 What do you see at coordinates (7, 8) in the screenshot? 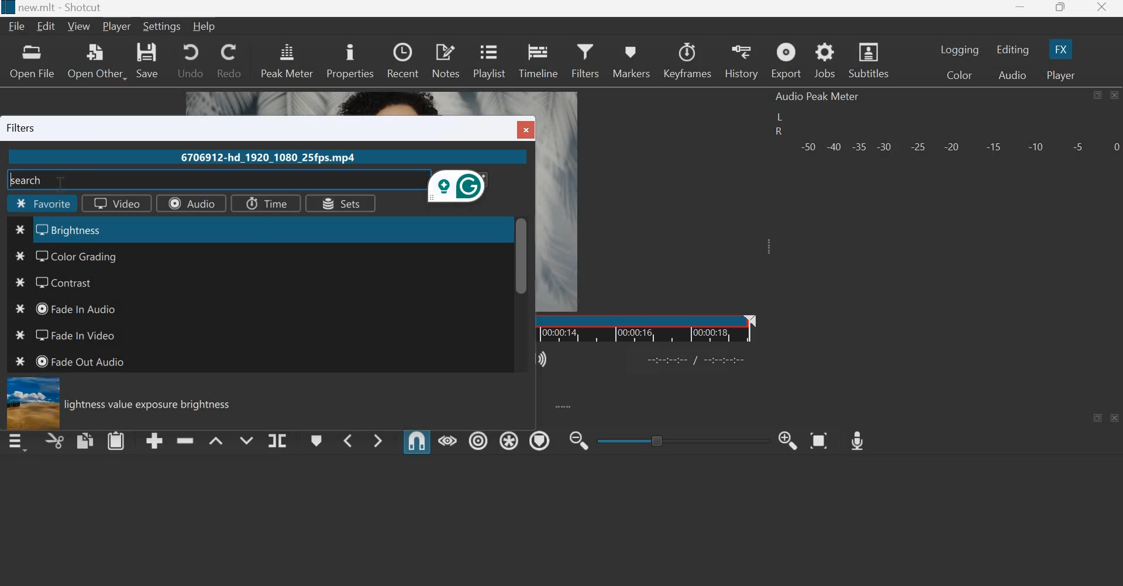
I see `` at bounding box center [7, 8].